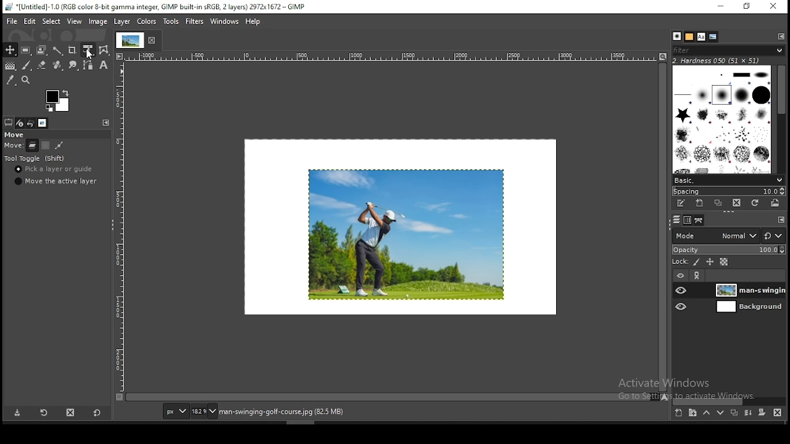 The image size is (790, 444). Describe the element at coordinates (729, 250) in the screenshot. I see `opacity` at that location.